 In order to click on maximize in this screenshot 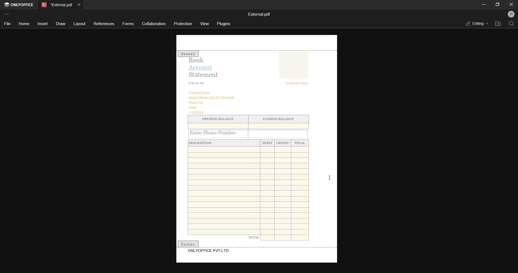, I will do `click(497, 4)`.